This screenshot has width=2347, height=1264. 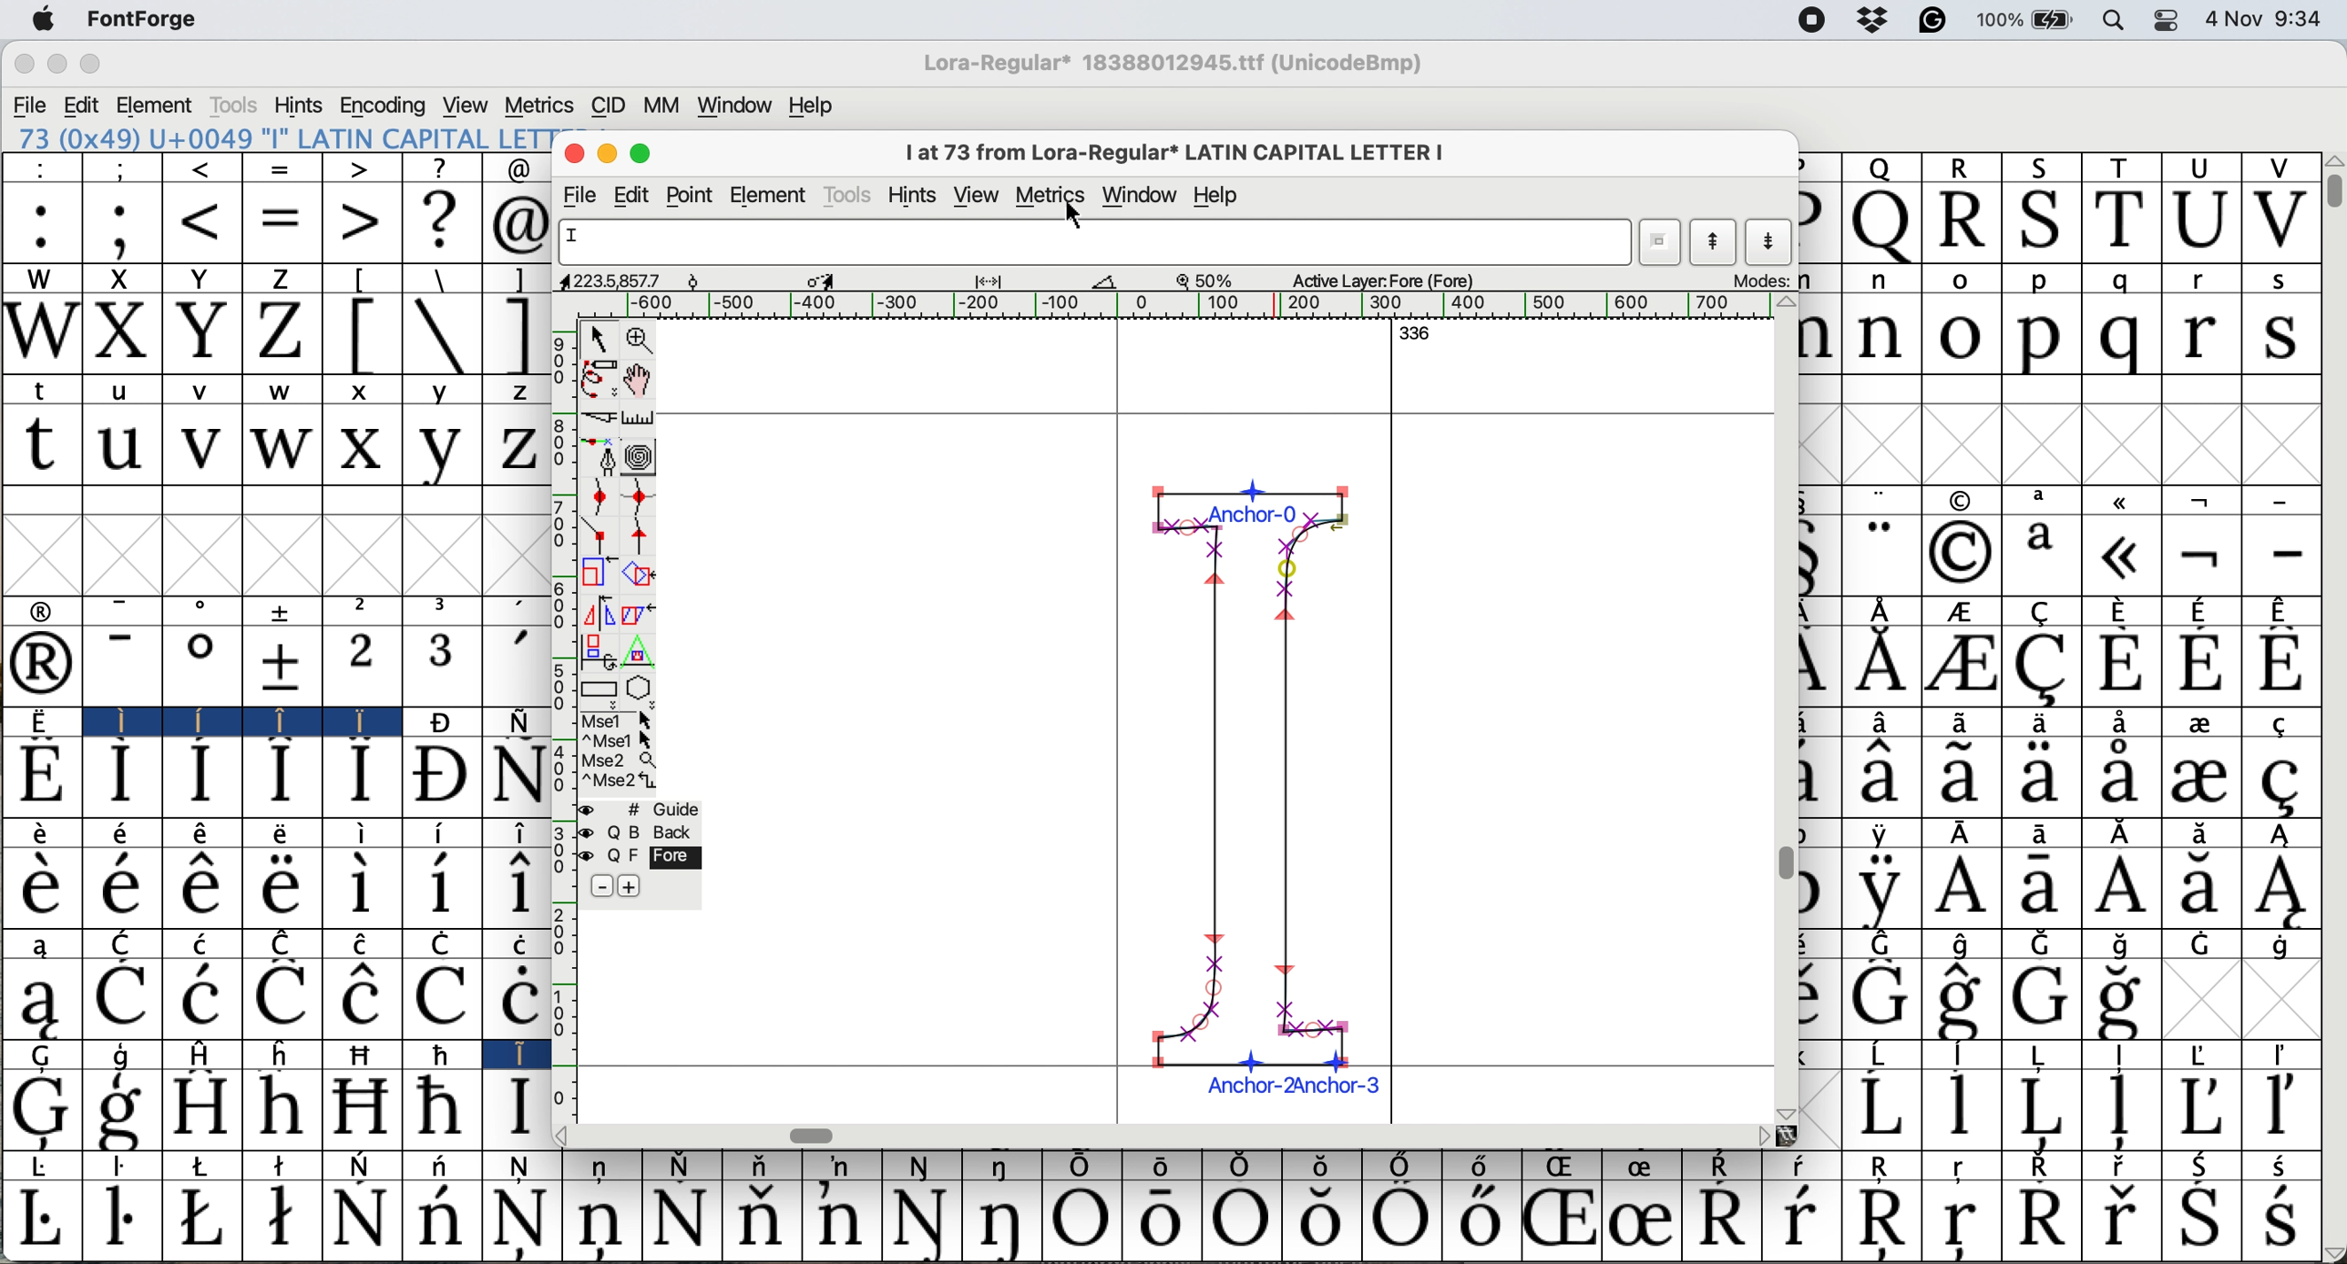 I want to click on Symbol, so click(x=680, y=1165).